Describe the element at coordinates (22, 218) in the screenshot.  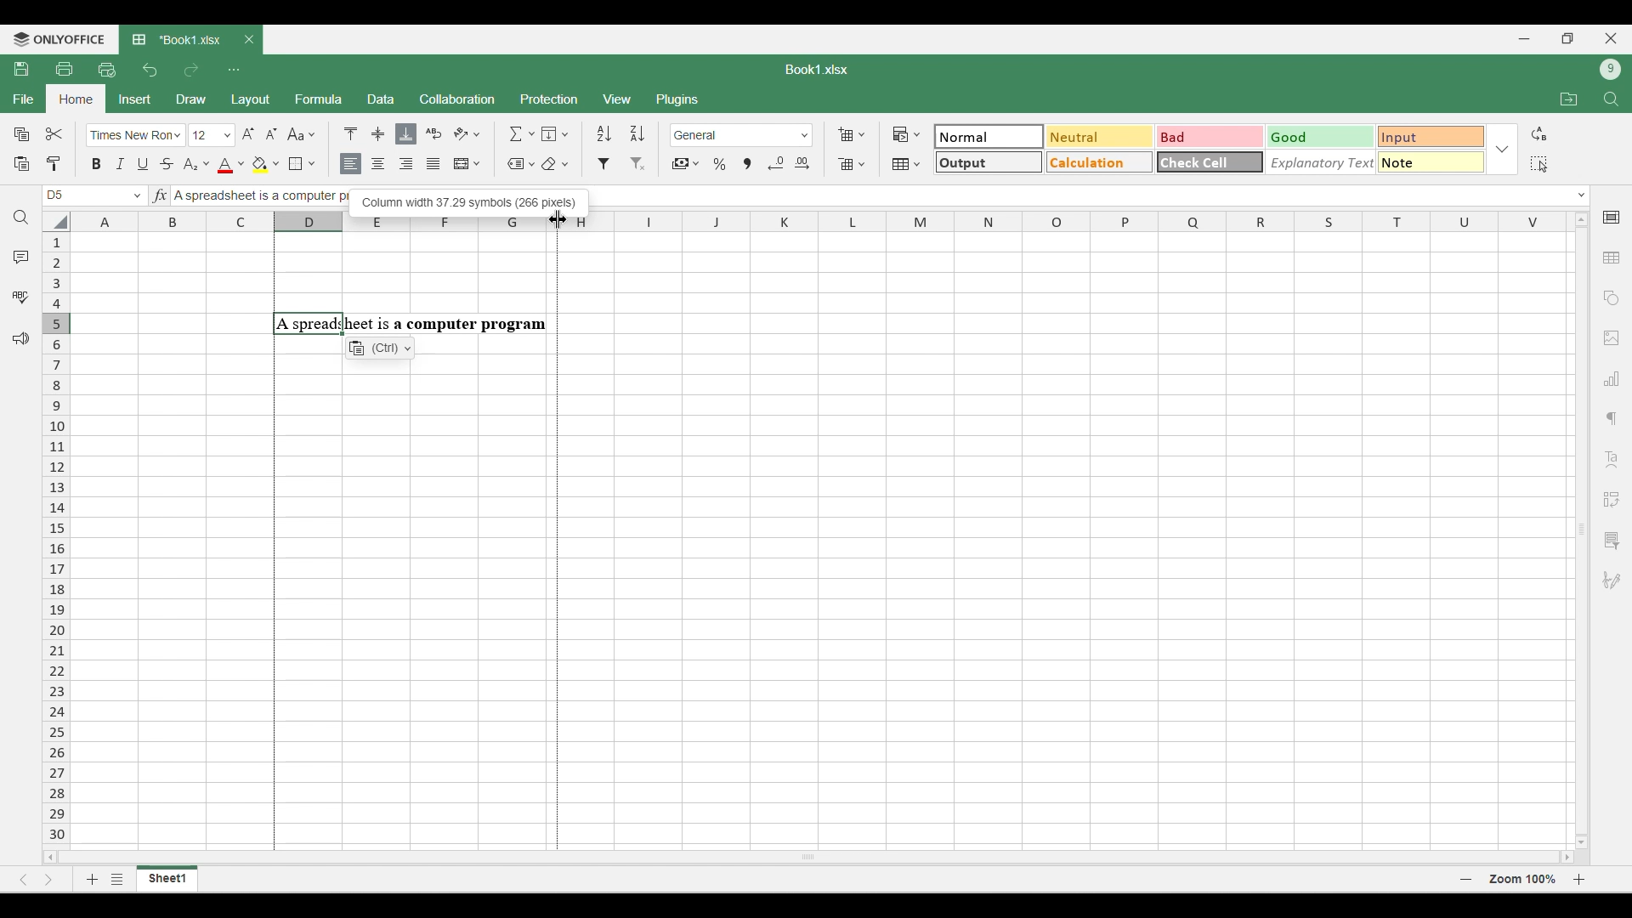
I see `Search` at that location.